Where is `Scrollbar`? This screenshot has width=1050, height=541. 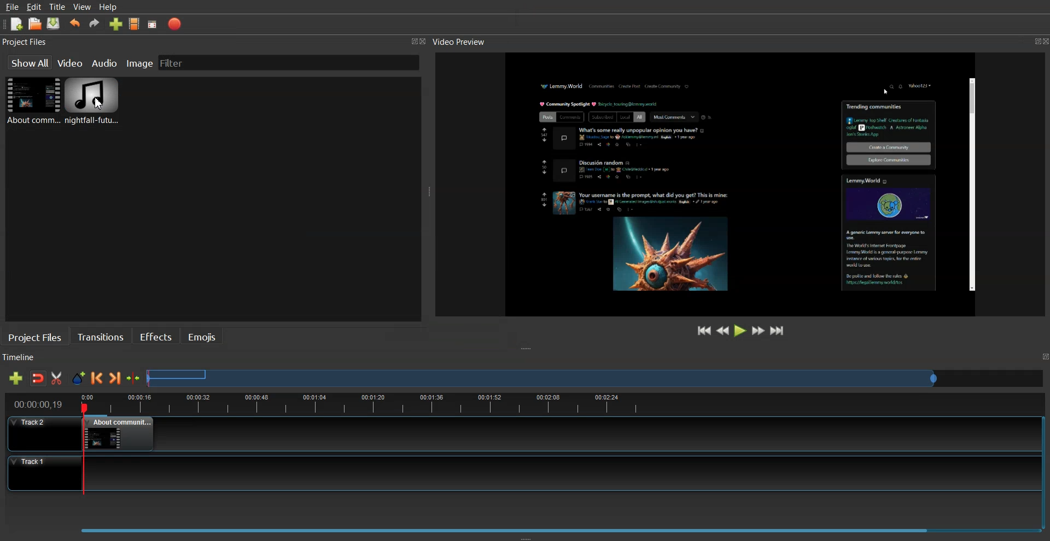
Scrollbar is located at coordinates (971, 185).